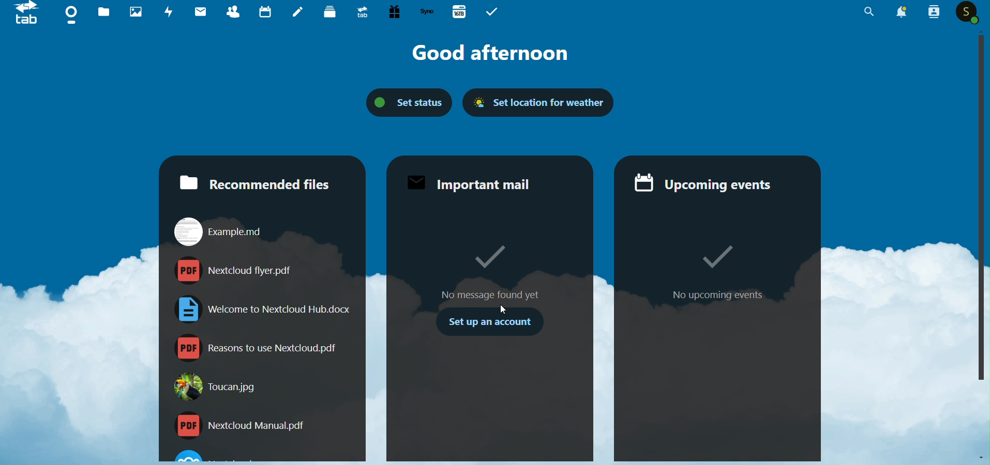 This screenshot has width=990, height=465. Describe the element at coordinates (408, 105) in the screenshot. I see `set status` at that location.